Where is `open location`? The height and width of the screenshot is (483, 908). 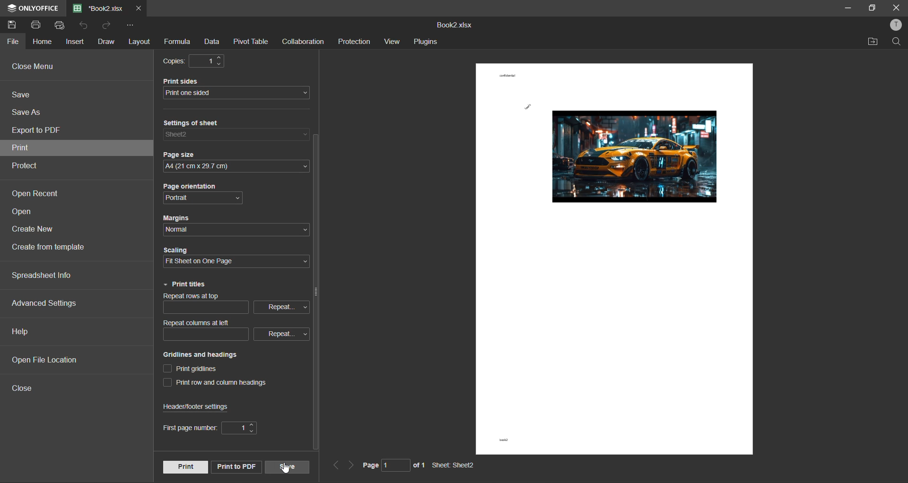
open location is located at coordinates (871, 42).